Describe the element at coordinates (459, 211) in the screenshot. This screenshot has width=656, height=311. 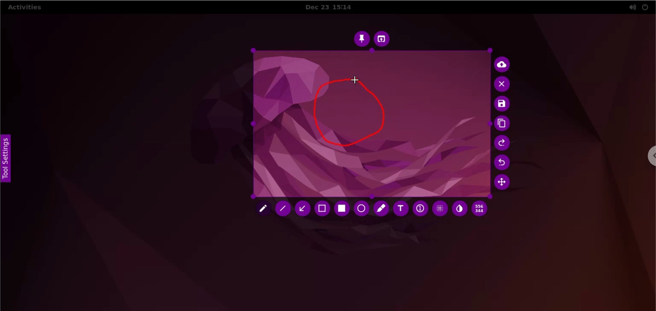
I see `inverter tool` at that location.